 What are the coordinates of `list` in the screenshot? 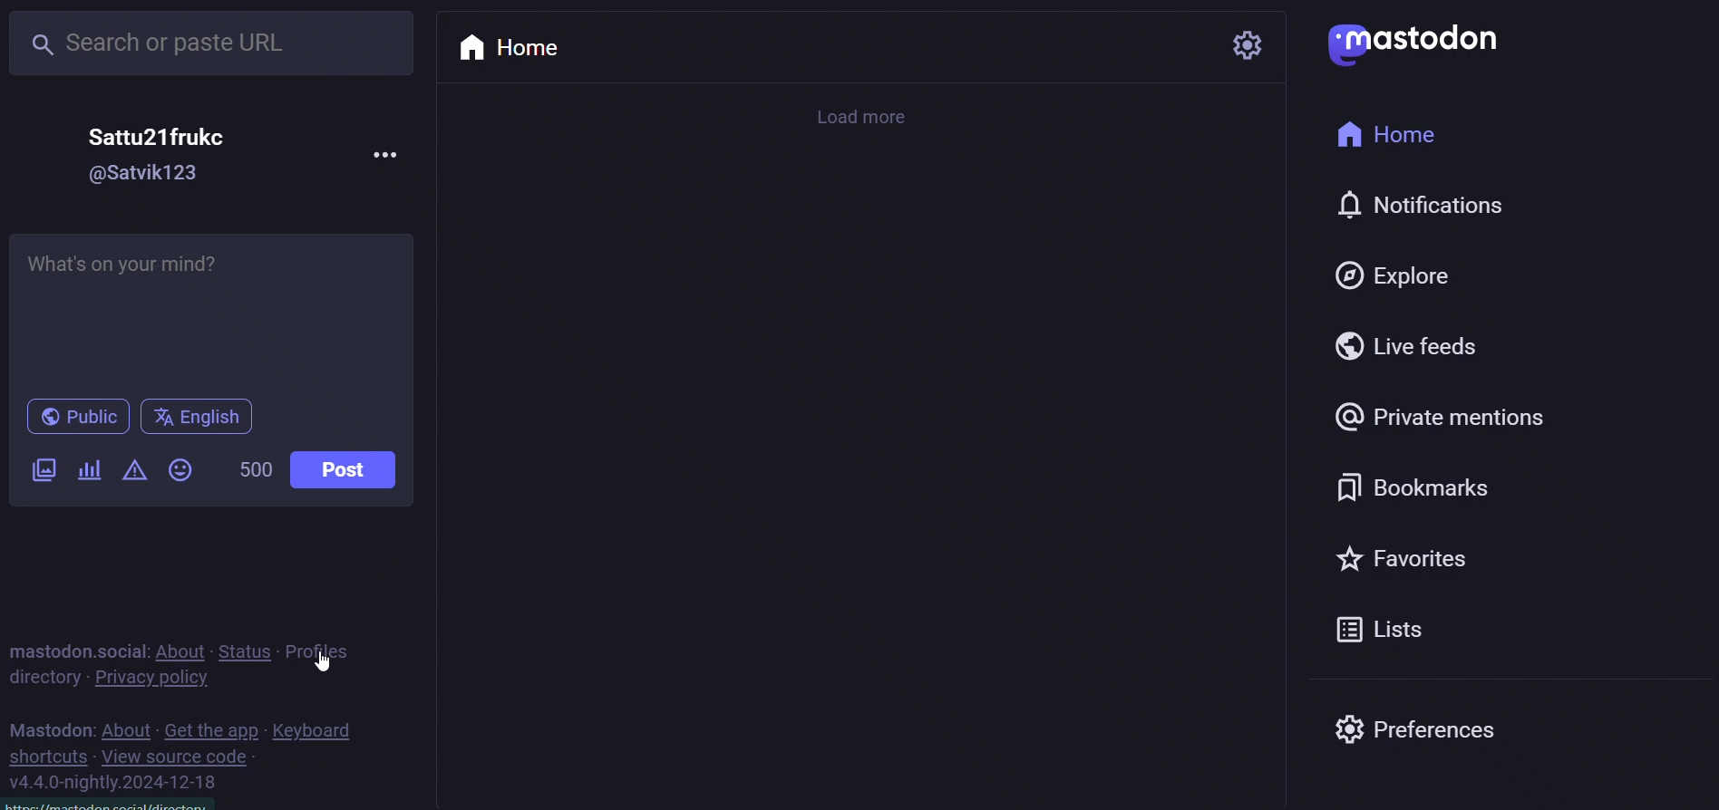 It's located at (1393, 627).